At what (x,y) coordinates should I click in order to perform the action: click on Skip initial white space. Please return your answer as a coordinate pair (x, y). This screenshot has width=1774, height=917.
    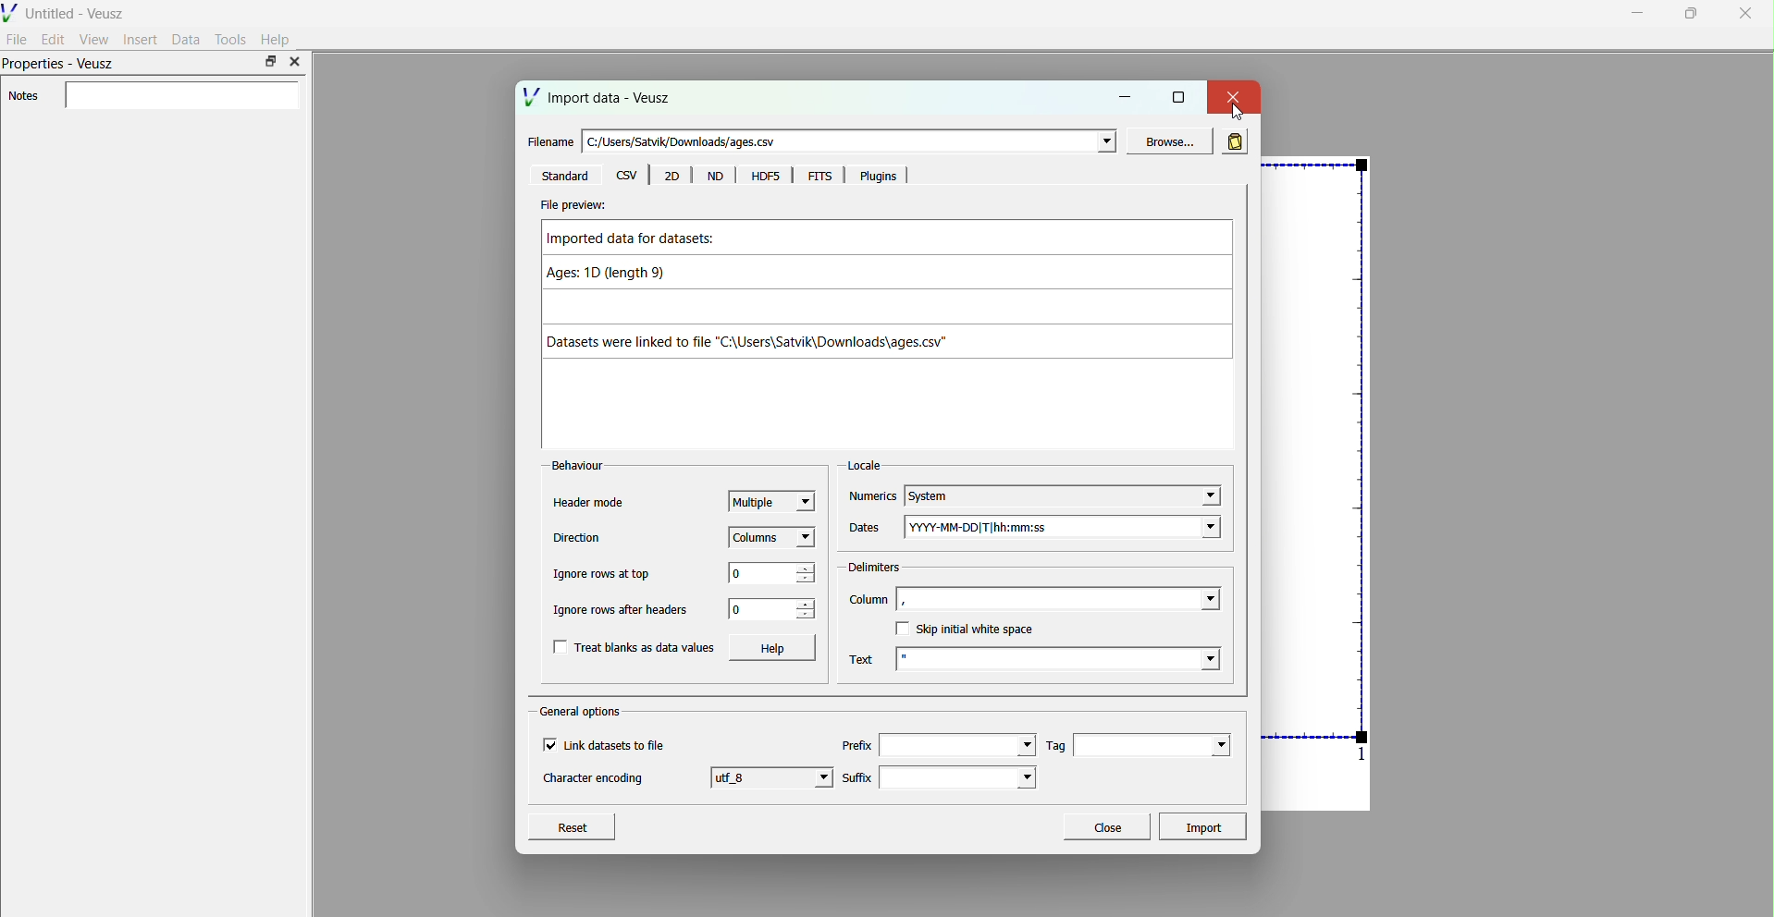
    Looking at the image, I should click on (977, 630).